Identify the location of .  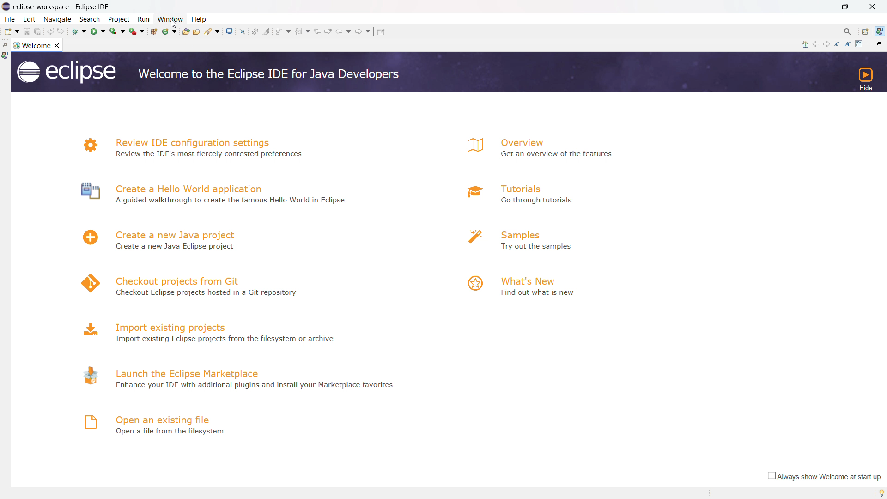
(12, 234).